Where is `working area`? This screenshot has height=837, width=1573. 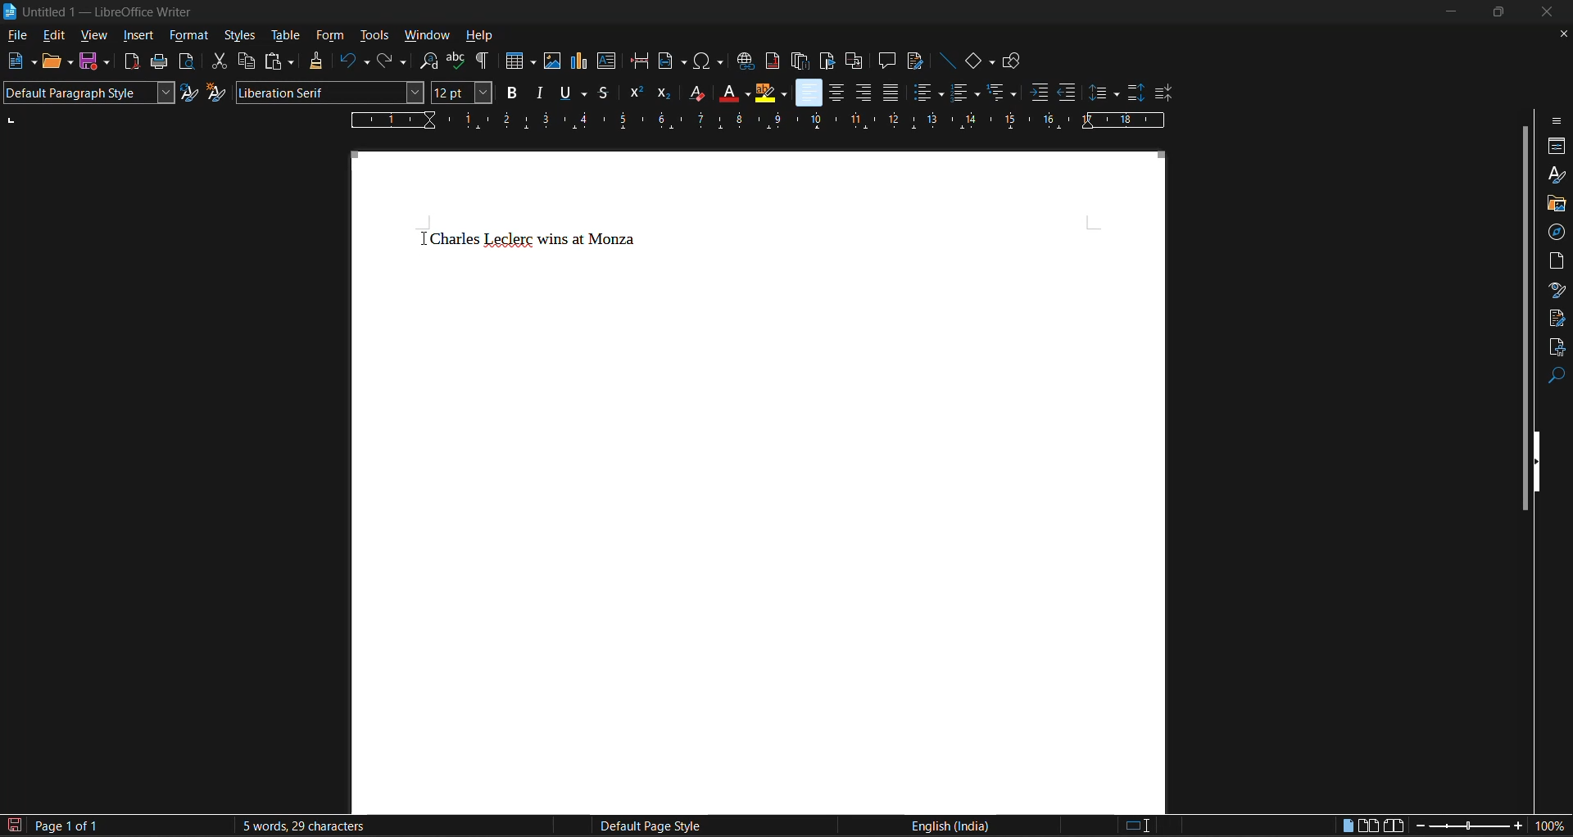
working area is located at coordinates (760, 482).